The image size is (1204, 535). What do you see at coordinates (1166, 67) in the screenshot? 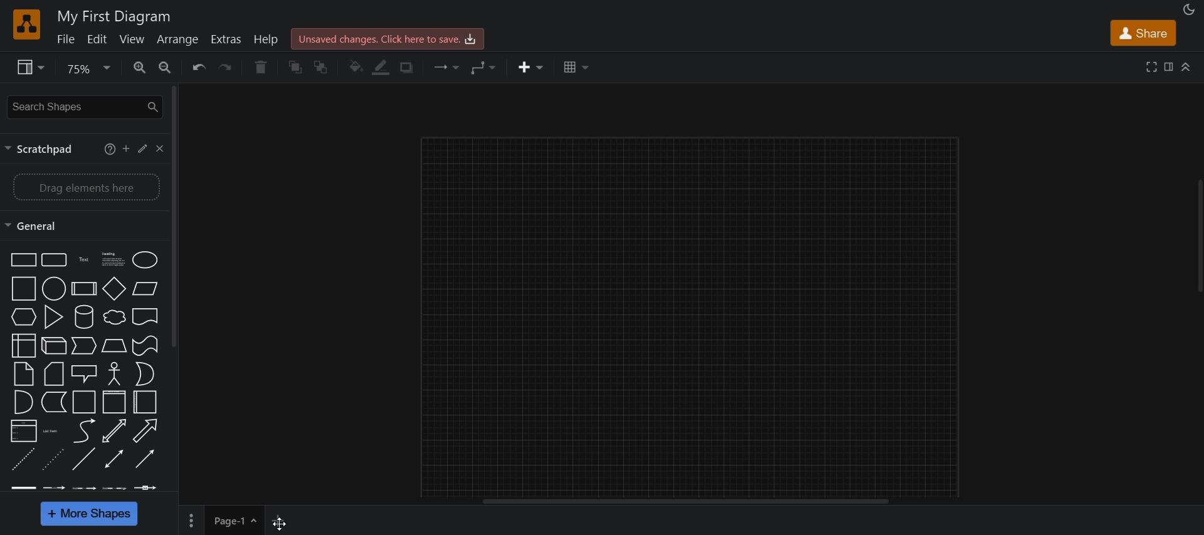
I see `format` at bounding box center [1166, 67].